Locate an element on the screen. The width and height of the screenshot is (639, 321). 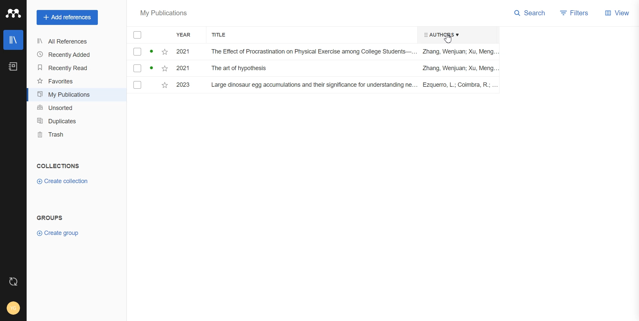
Checkmark is located at coordinates (137, 85).